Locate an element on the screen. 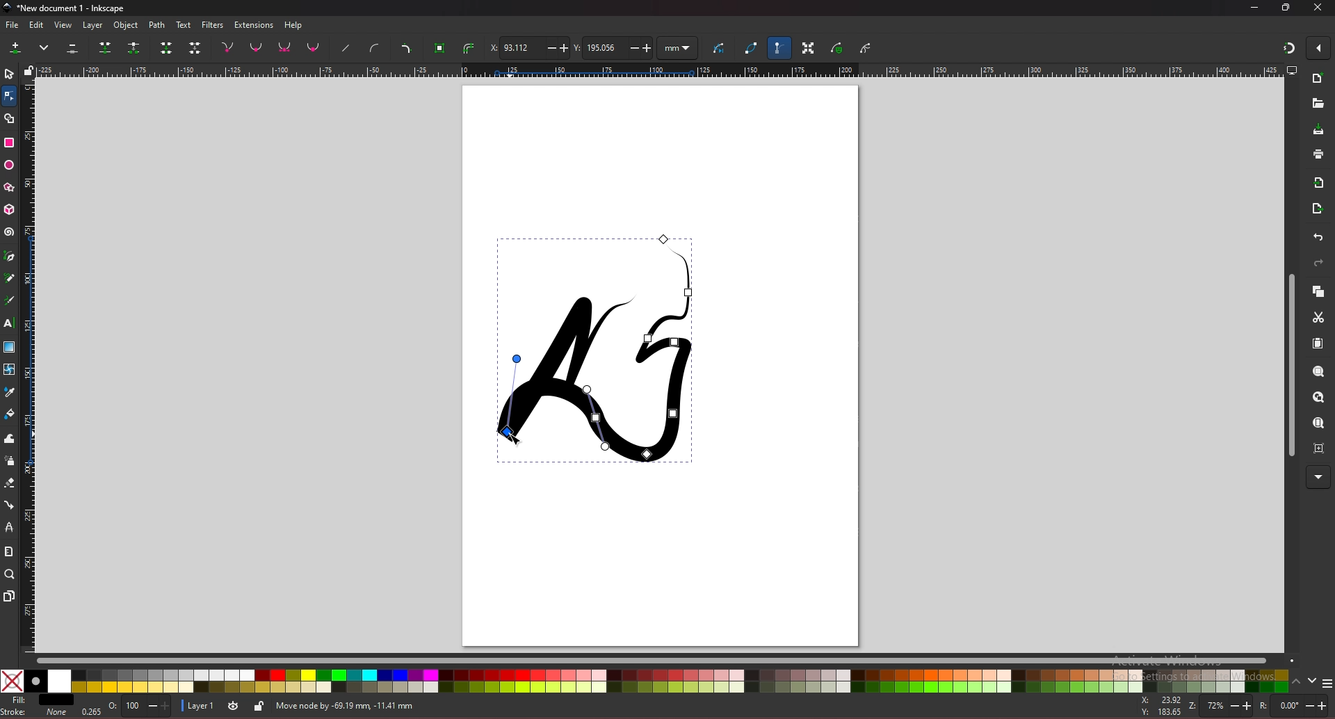 Image resolution: width=1335 pixels, height=719 pixels. path is located at coordinates (158, 26).